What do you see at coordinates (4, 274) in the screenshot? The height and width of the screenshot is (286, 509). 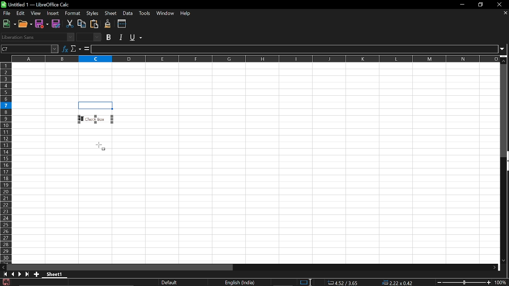 I see `First sheet` at bounding box center [4, 274].